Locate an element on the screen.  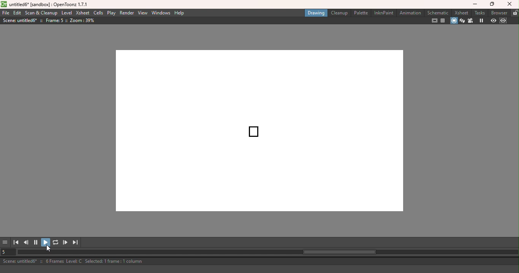
Freeze is located at coordinates (482, 20).